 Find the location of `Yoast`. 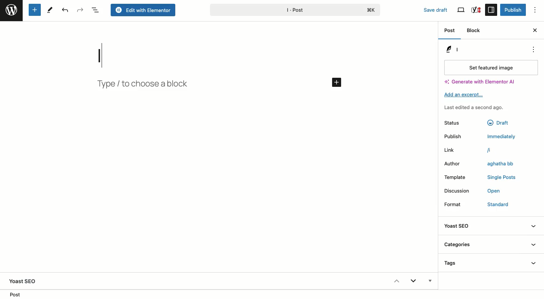

Yoast is located at coordinates (476, 9).